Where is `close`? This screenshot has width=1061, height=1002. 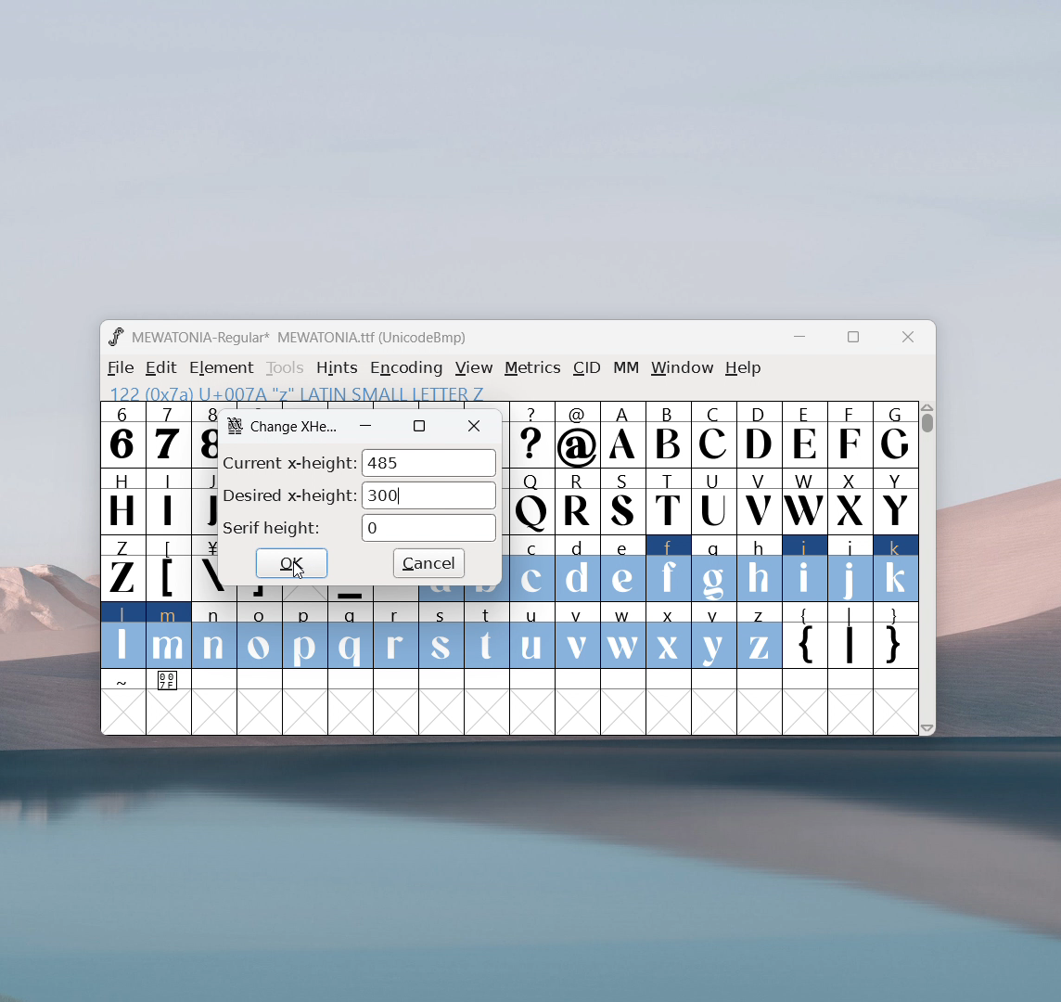 close is located at coordinates (475, 427).